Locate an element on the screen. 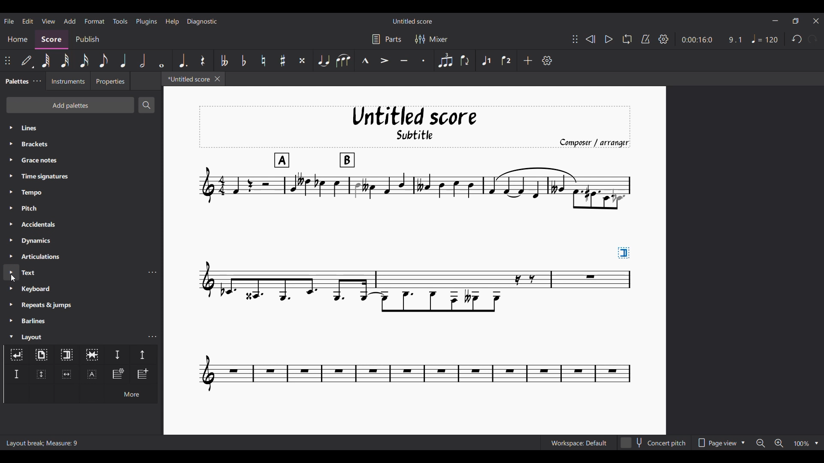 The width and height of the screenshot is (824, 463). Tempo is located at coordinates (82, 192).